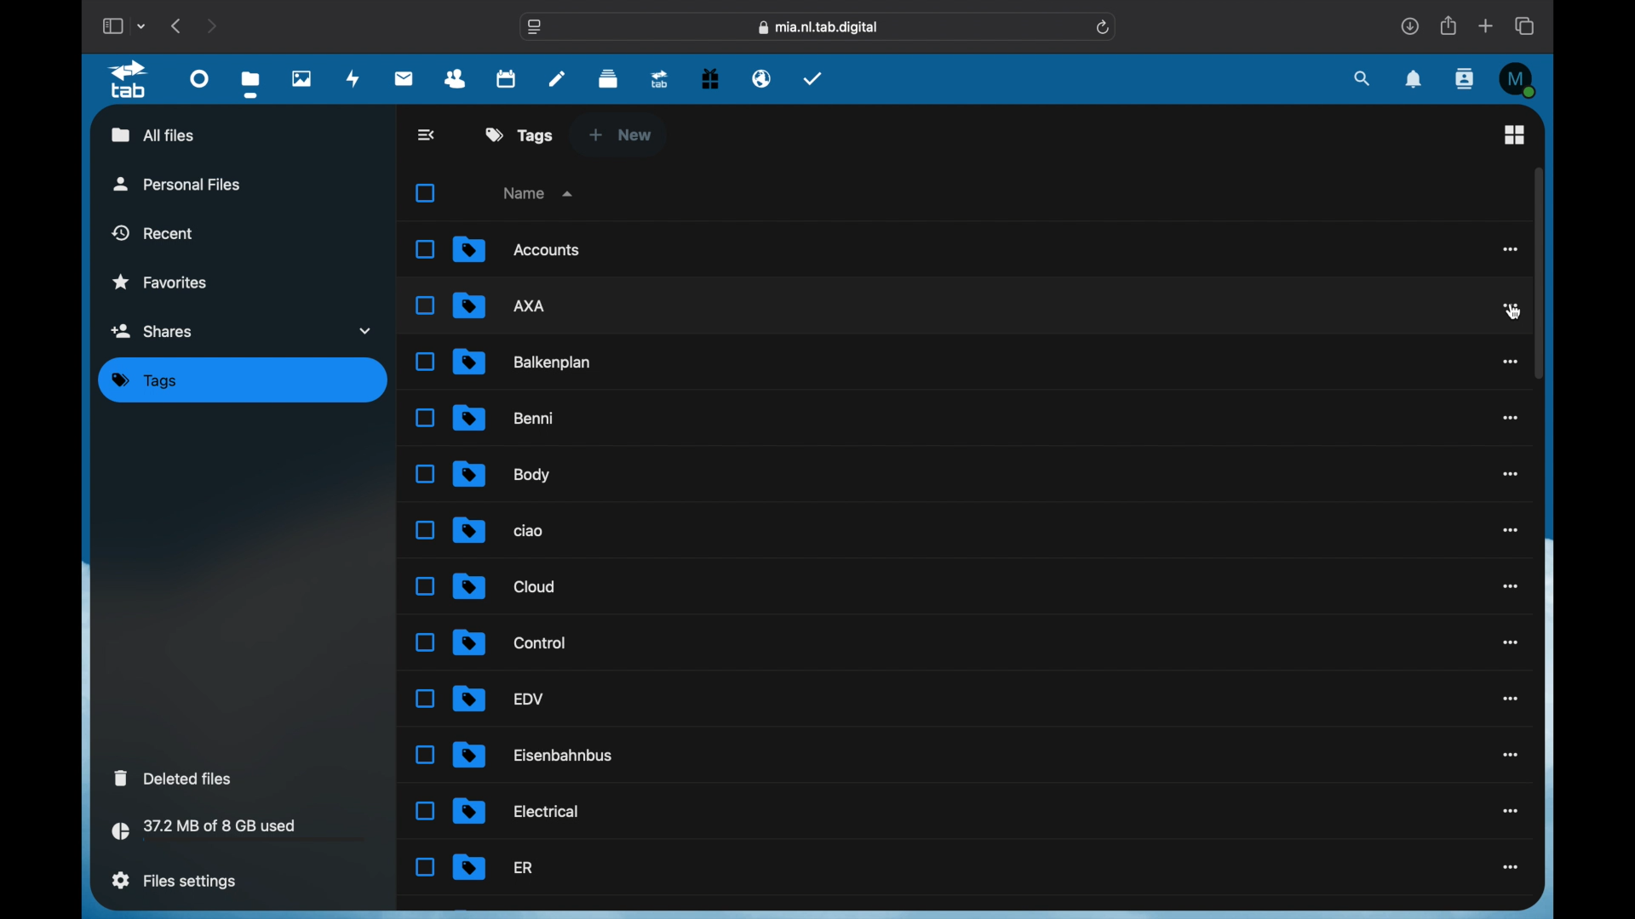 Image resolution: width=1635 pixels, height=919 pixels. Describe the element at coordinates (302, 77) in the screenshot. I see `photos` at that location.